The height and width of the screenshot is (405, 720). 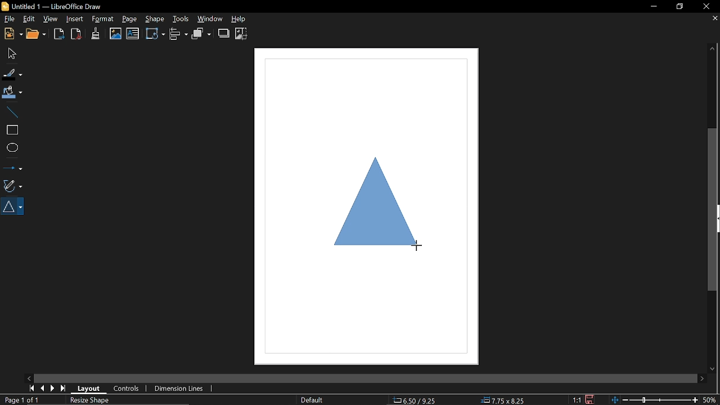 I want to click on Layout, so click(x=87, y=388).